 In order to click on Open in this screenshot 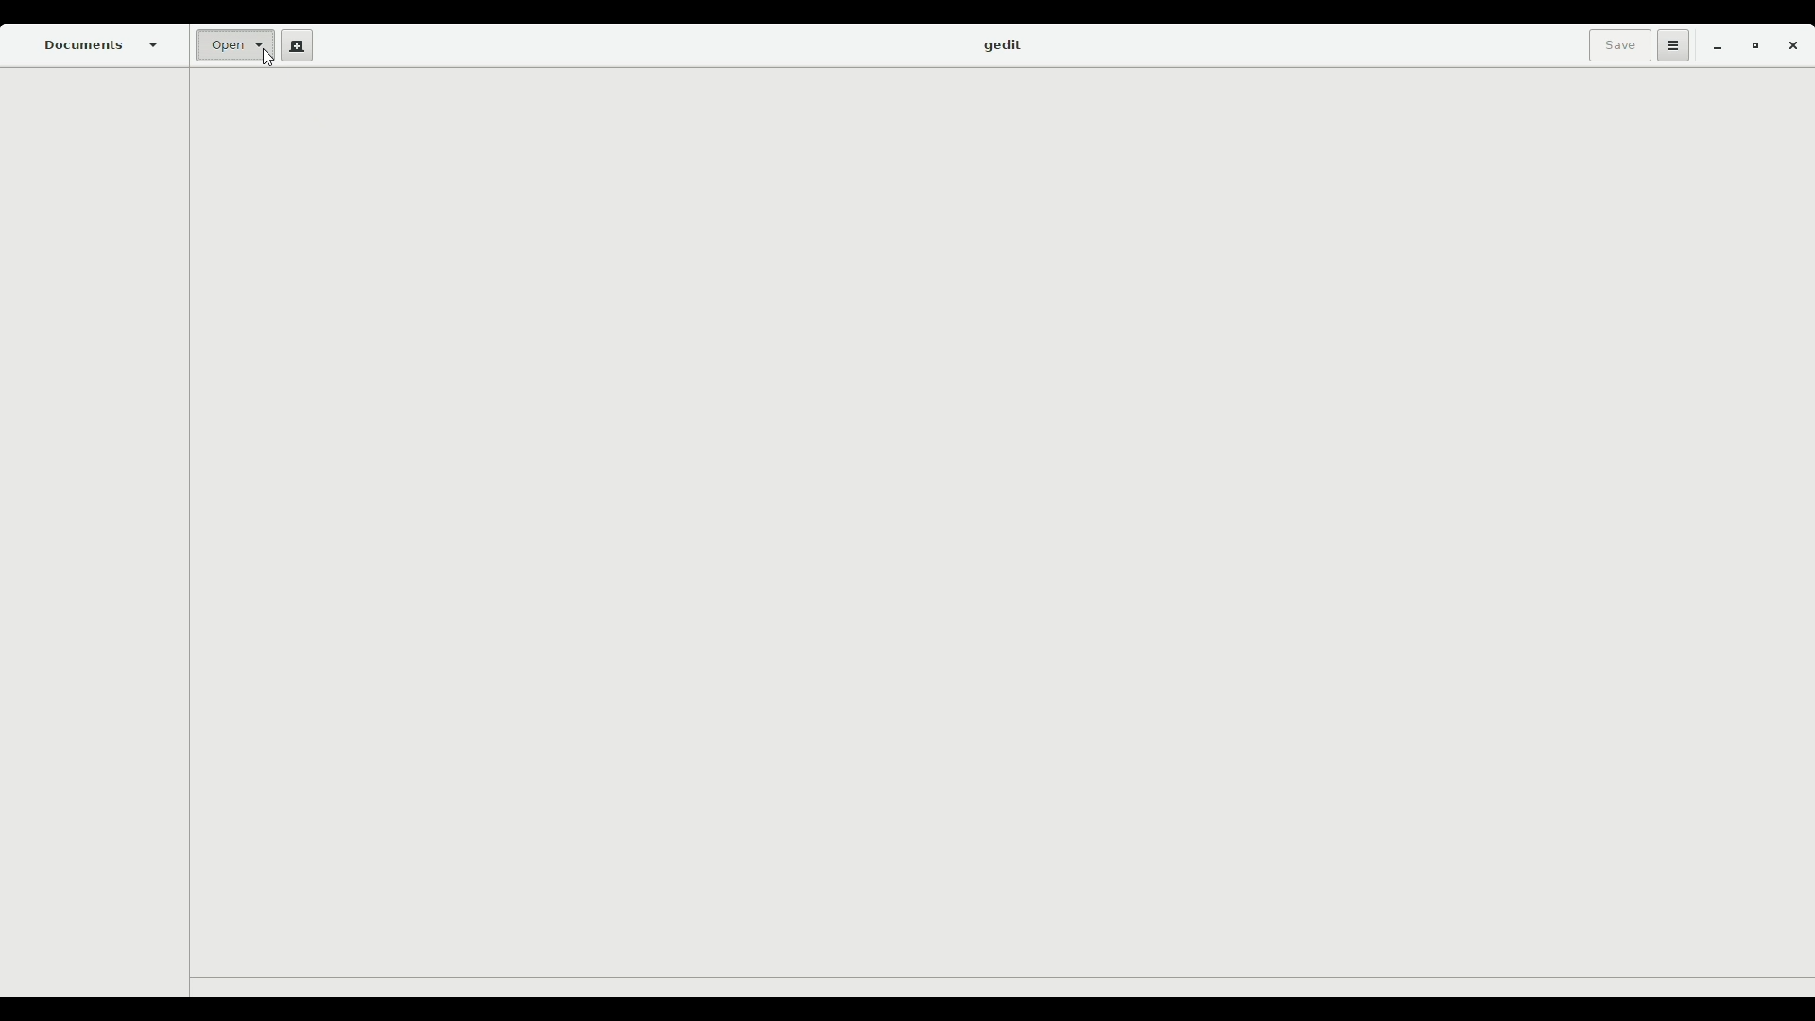, I will do `click(233, 47)`.